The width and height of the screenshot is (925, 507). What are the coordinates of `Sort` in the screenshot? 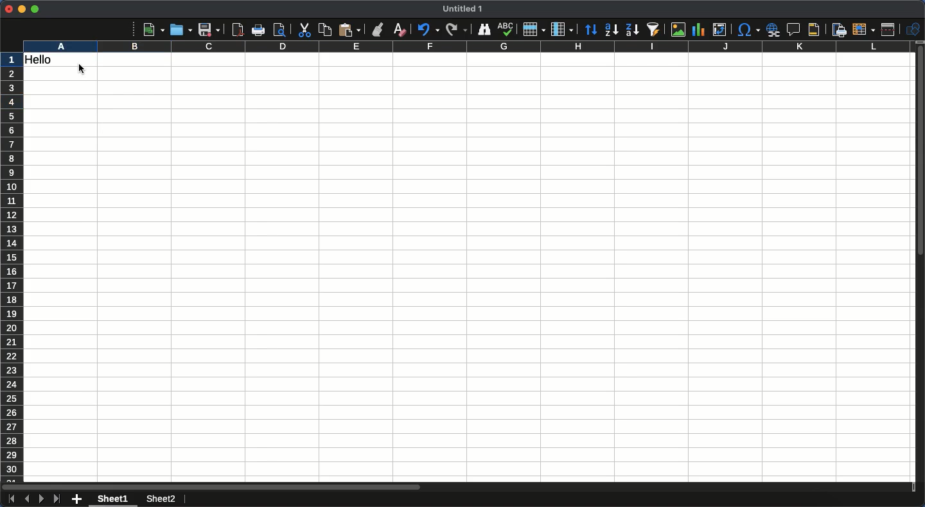 It's located at (592, 31).